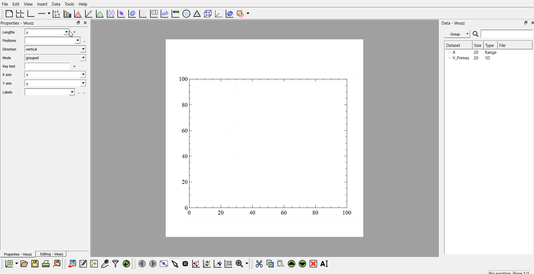  What do you see at coordinates (242, 263) in the screenshot?
I see `zoom menu` at bounding box center [242, 263].